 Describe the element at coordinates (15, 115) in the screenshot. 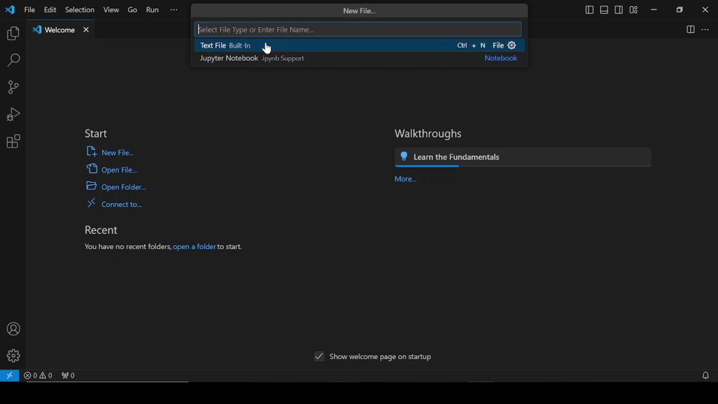

I see `run and debug` at that location.